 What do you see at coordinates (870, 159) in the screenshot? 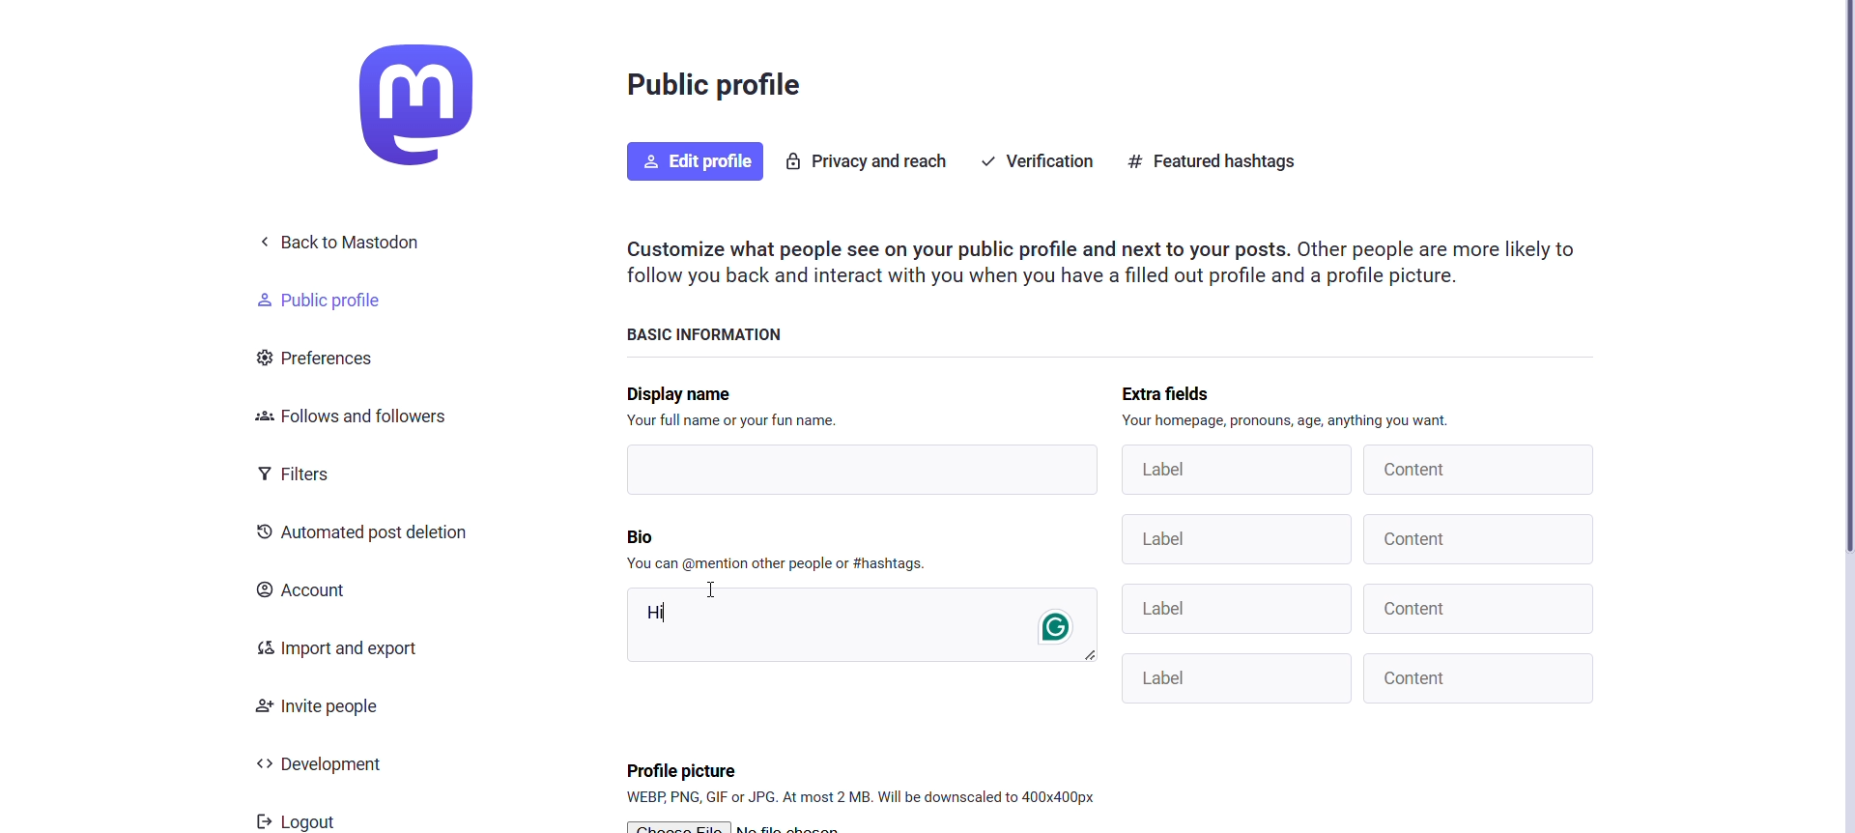
I see `Privacy and Reach` at bounding box center [870, 159].